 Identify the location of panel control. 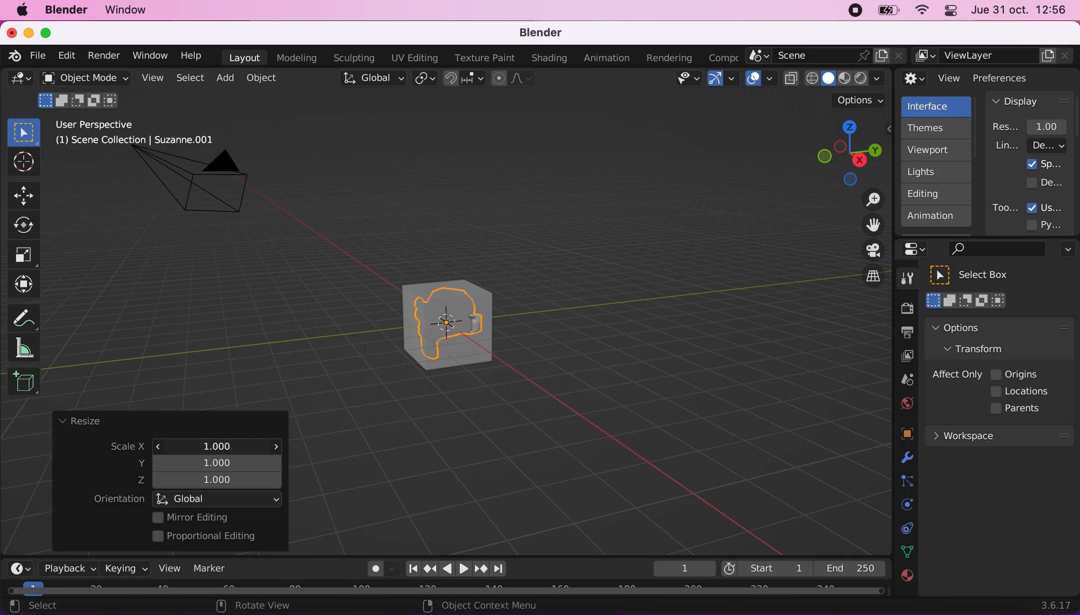
(917, 249).